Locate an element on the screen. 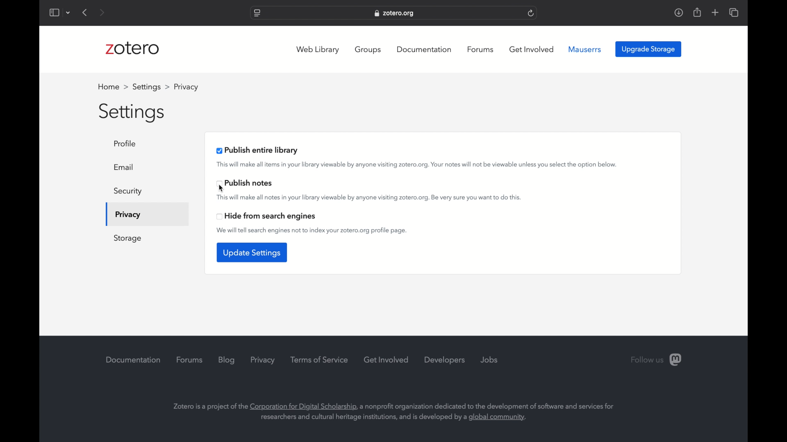 This screenshot has height=442, width=787. show sidebar is located at coordinates (55, 12).